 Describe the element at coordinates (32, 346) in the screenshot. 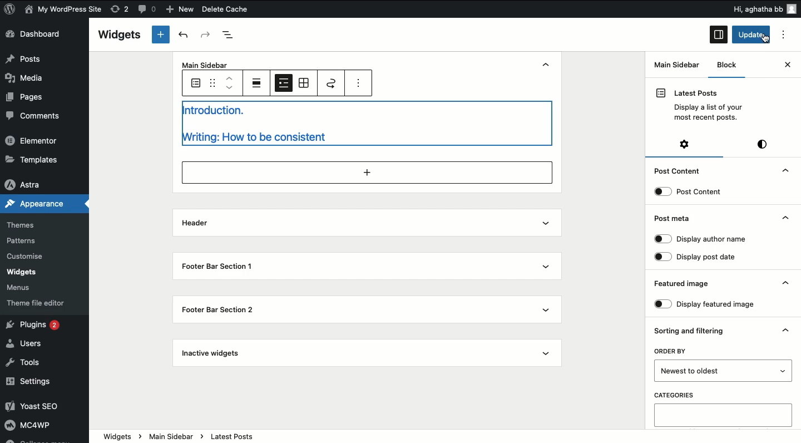

I see `Users` at that location.